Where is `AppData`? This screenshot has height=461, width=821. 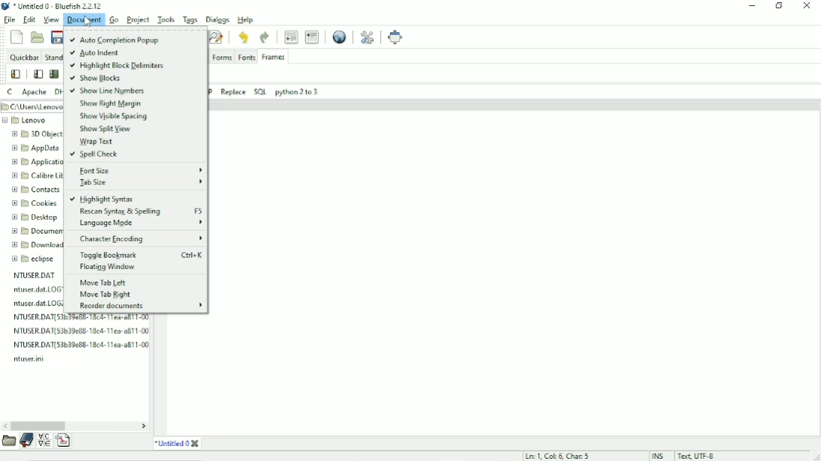
AppData is located at coordinates (35, 149).